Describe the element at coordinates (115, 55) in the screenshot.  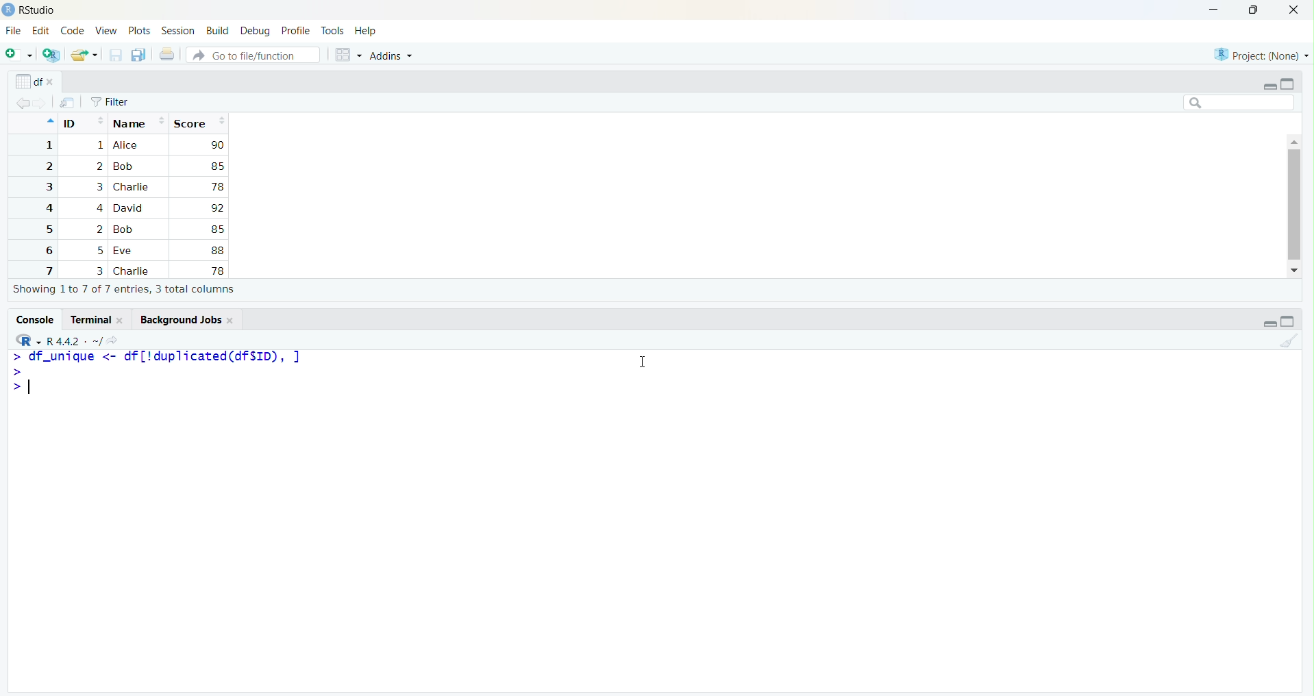
I see `save` at that location.